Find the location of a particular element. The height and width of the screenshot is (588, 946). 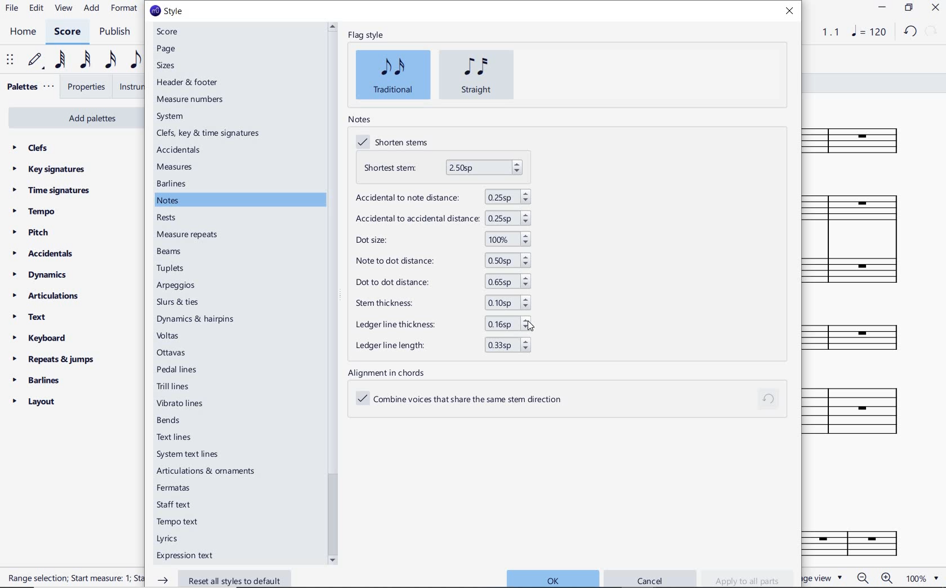

scrollbar is located at coordinates (332, 293).